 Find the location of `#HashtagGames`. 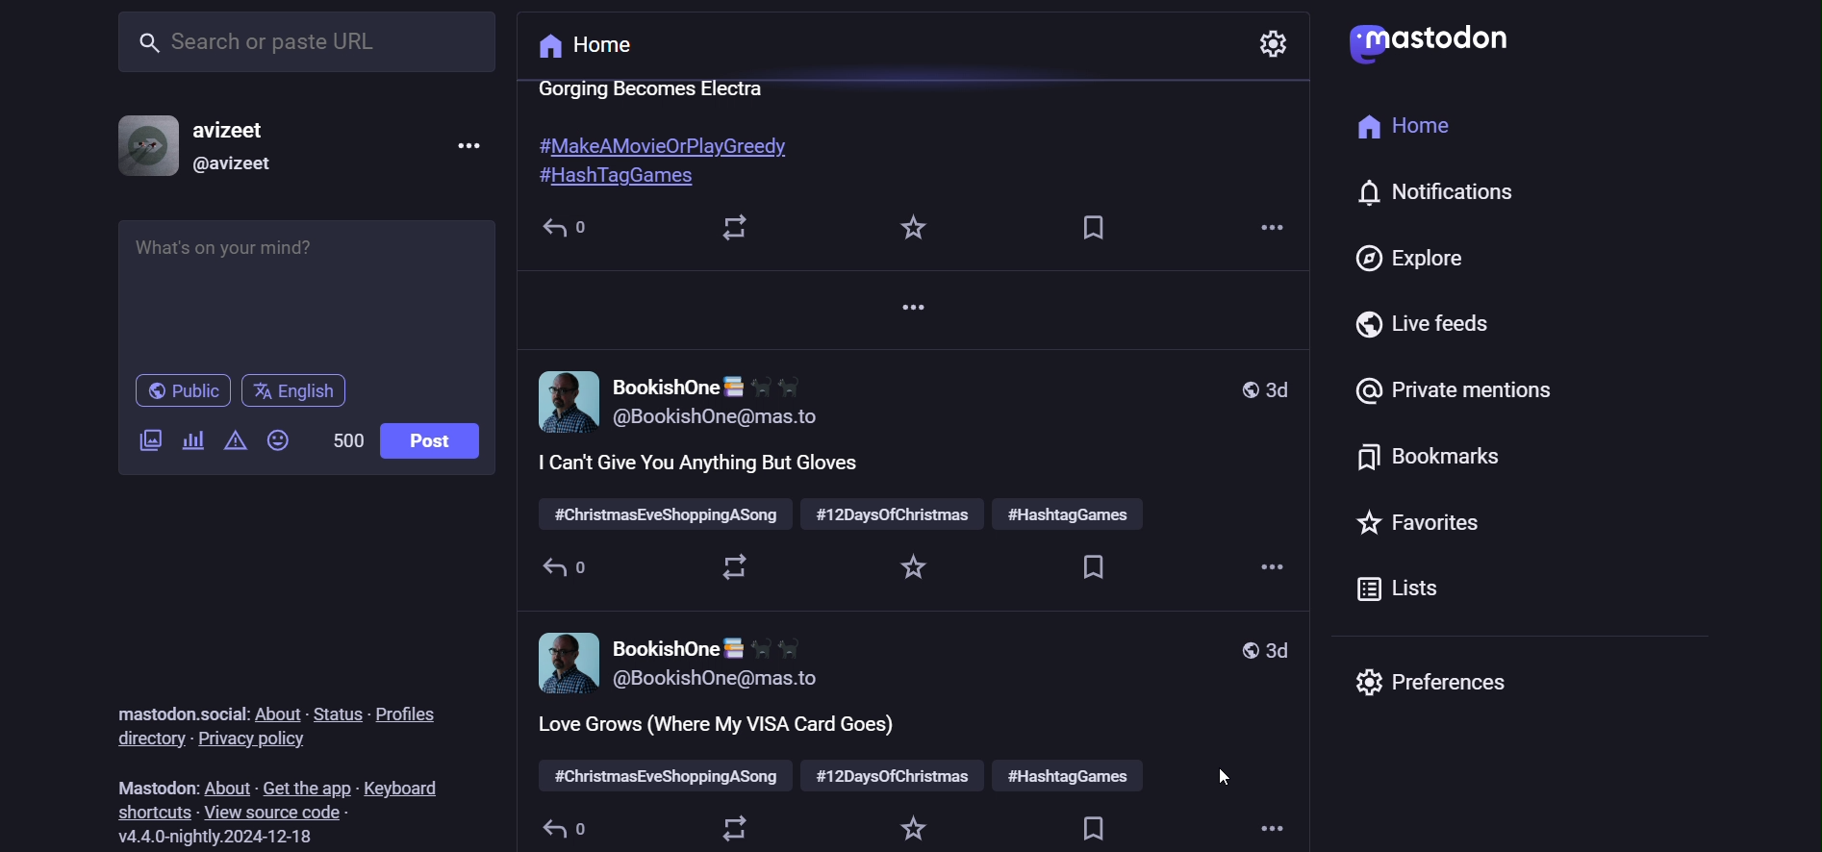

#HashtagGames is located at coordinates (1072, 514).